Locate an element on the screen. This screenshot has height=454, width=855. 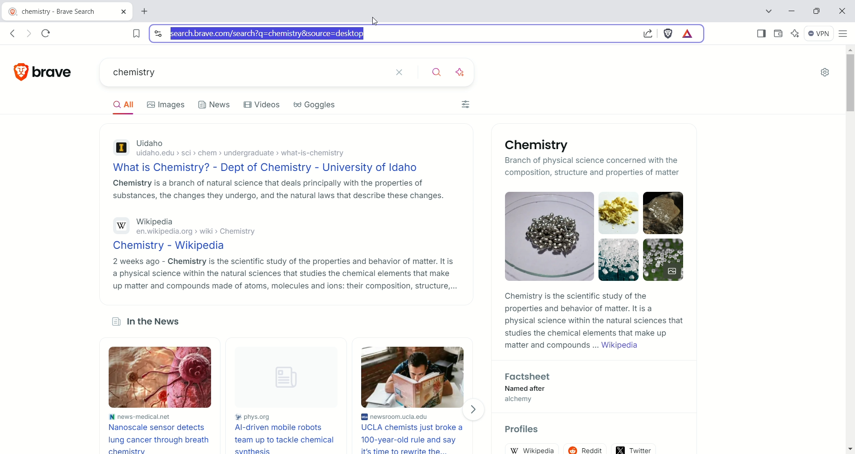
Uidaho is located at coordinates (150, 144).